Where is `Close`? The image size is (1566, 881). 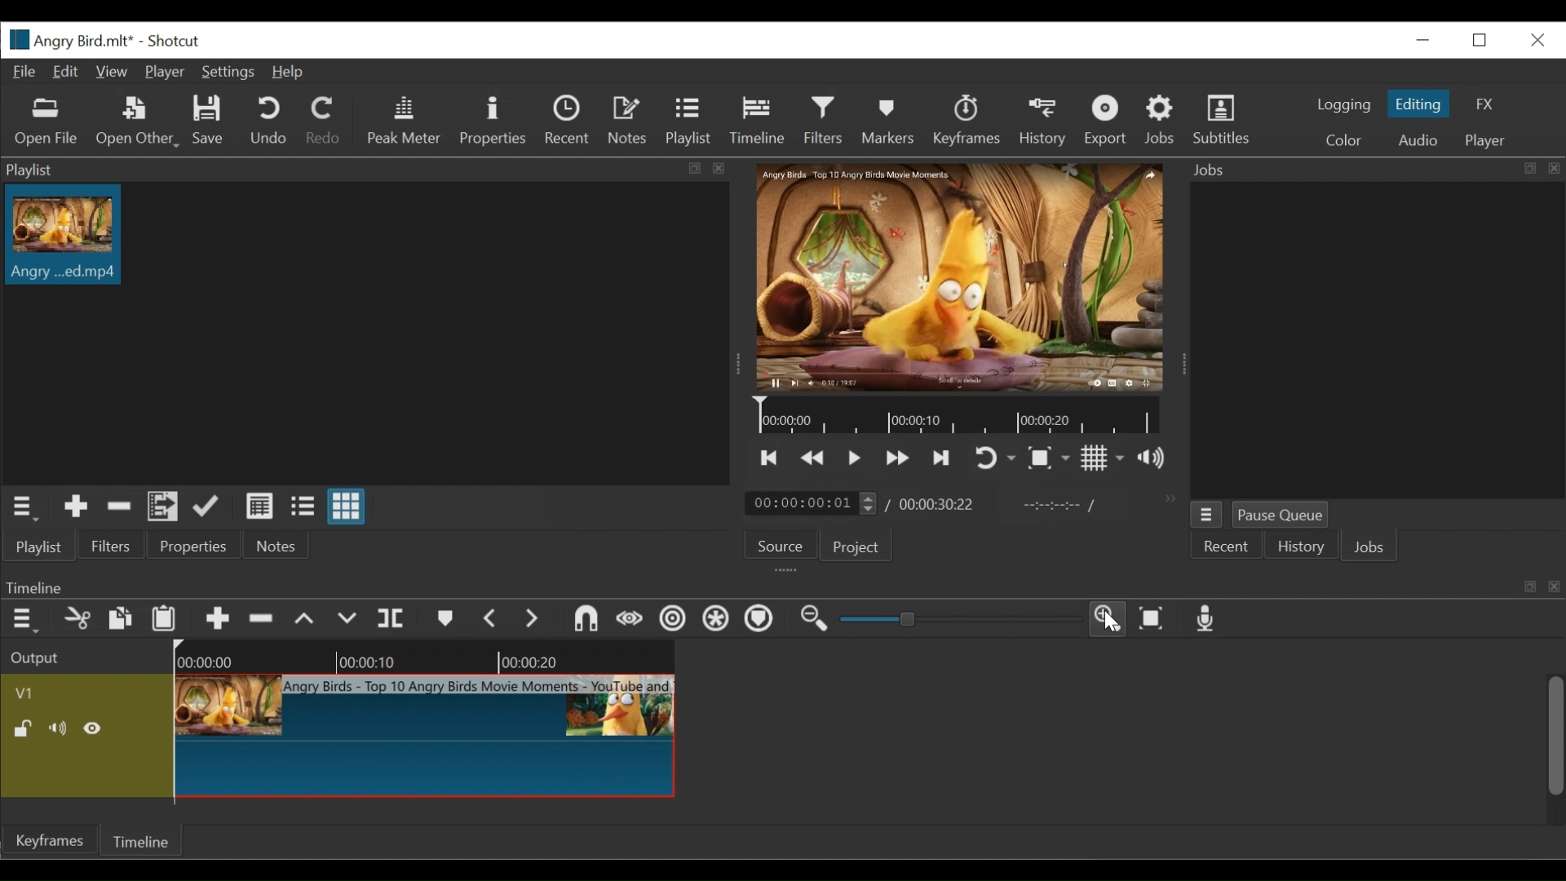
Close is located at coordinates (1535, 39).